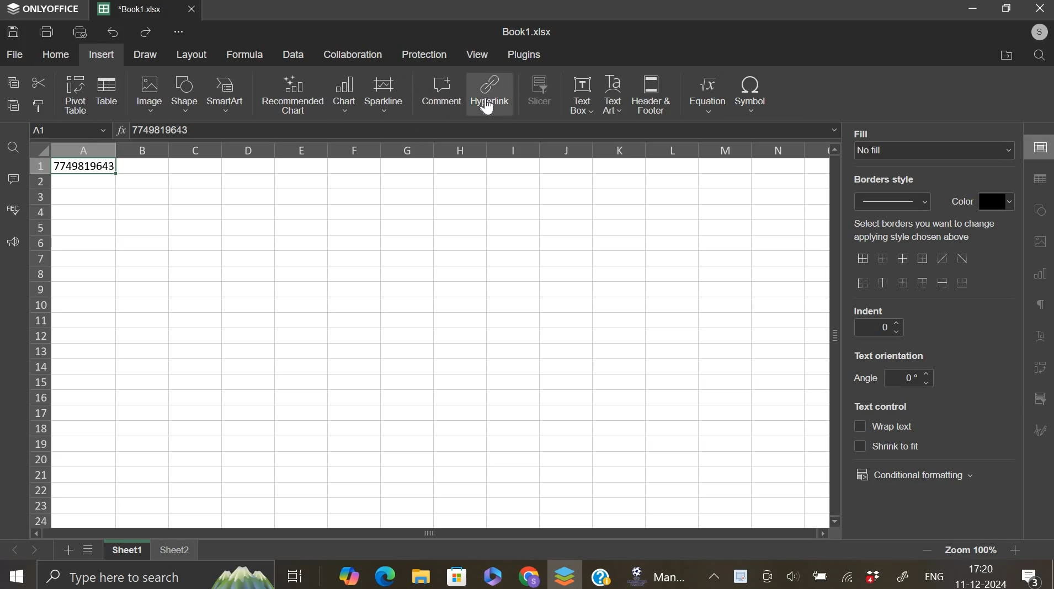 This screenshot has width=1054, height=589. What do you see at coordinates (935, 150) in the screenshot?
I see `background fill` at bounding box center [935, 150].